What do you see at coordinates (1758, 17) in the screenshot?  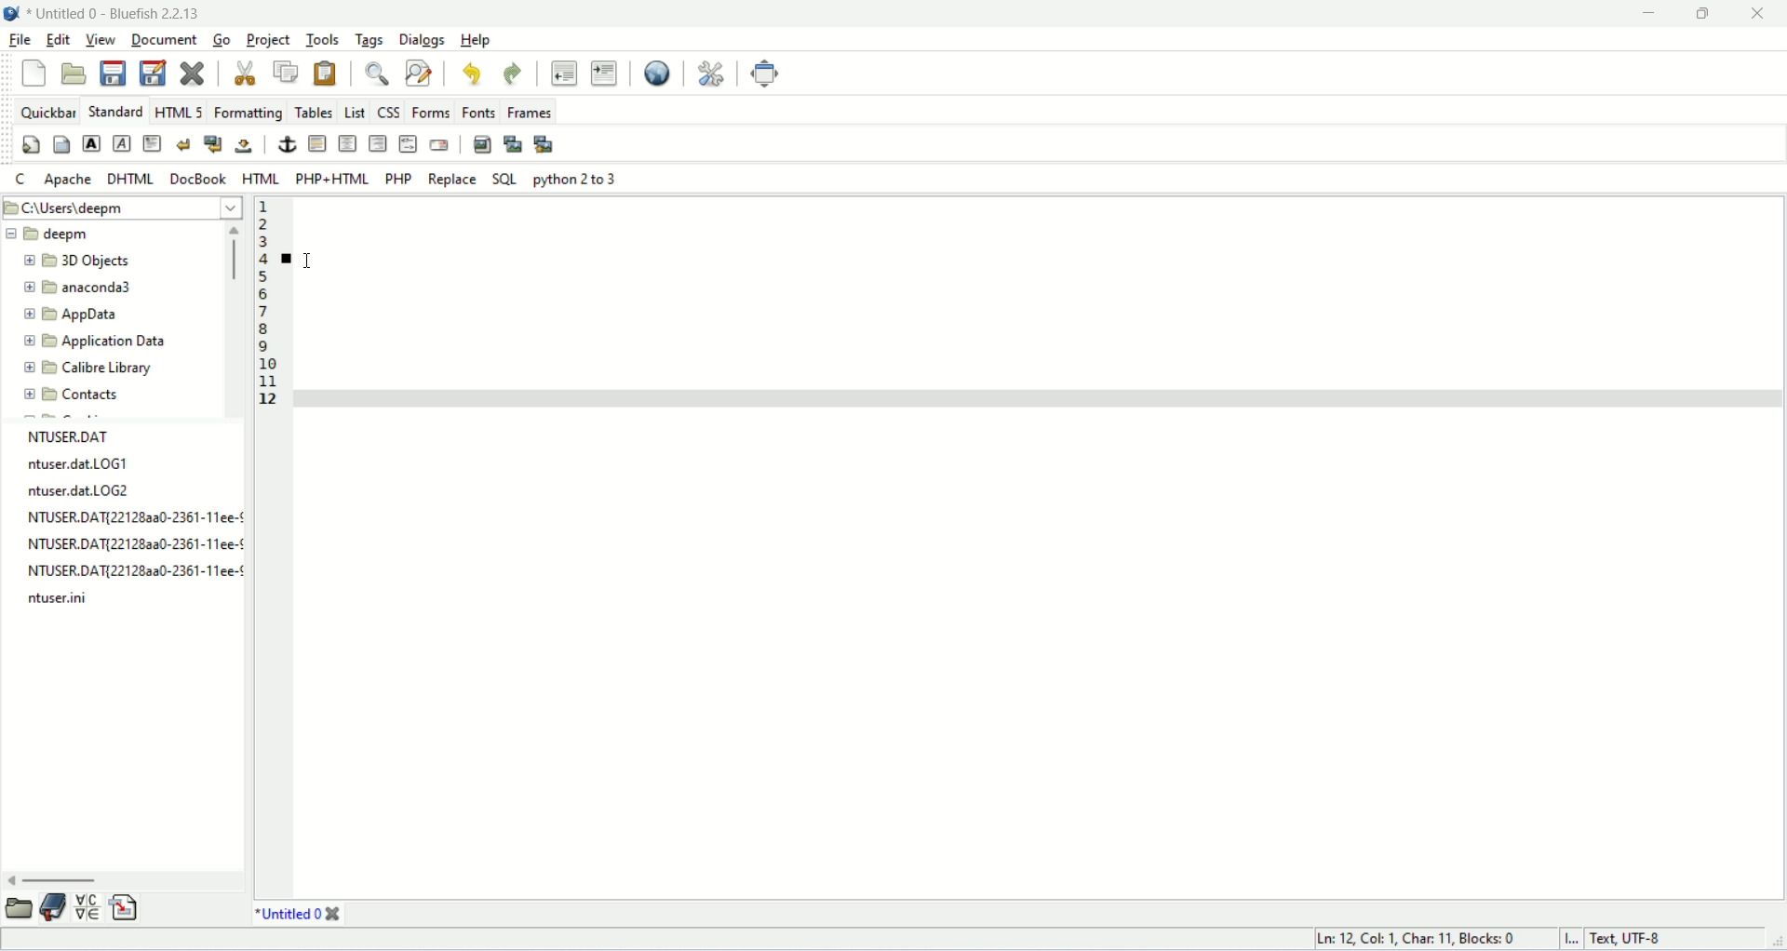 I see `close` at bounding box center [1758, 17].